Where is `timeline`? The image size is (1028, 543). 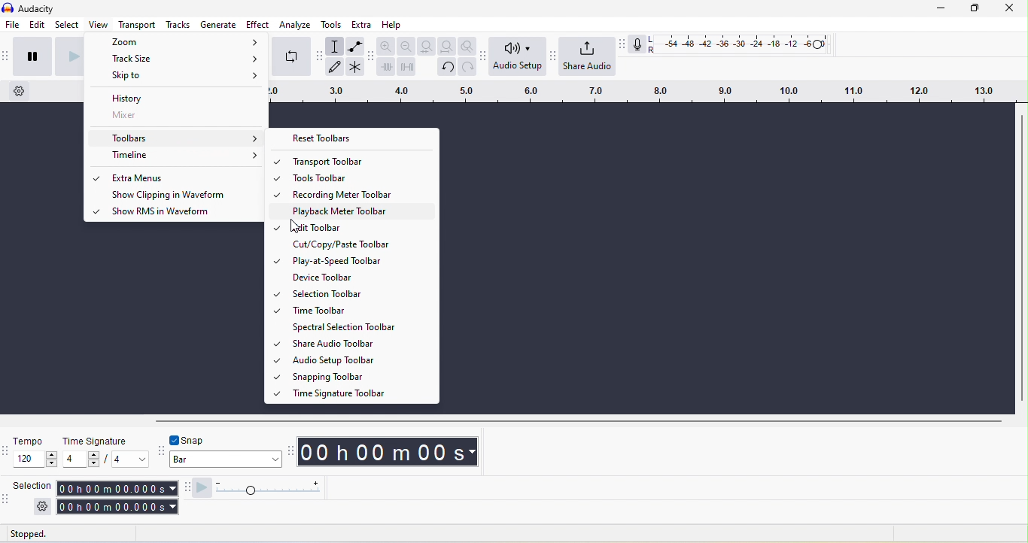 timeline is located at coordinates (645, 92).